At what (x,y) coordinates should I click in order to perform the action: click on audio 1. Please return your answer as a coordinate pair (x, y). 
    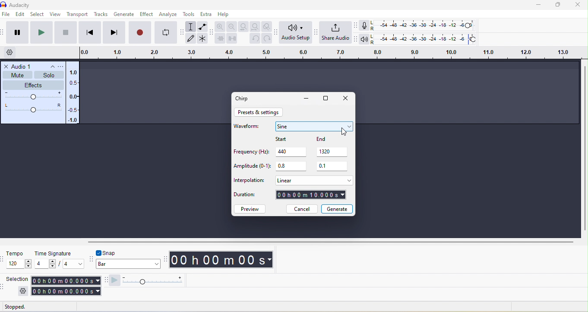
    Looking at the image, I should click on (22, 66).